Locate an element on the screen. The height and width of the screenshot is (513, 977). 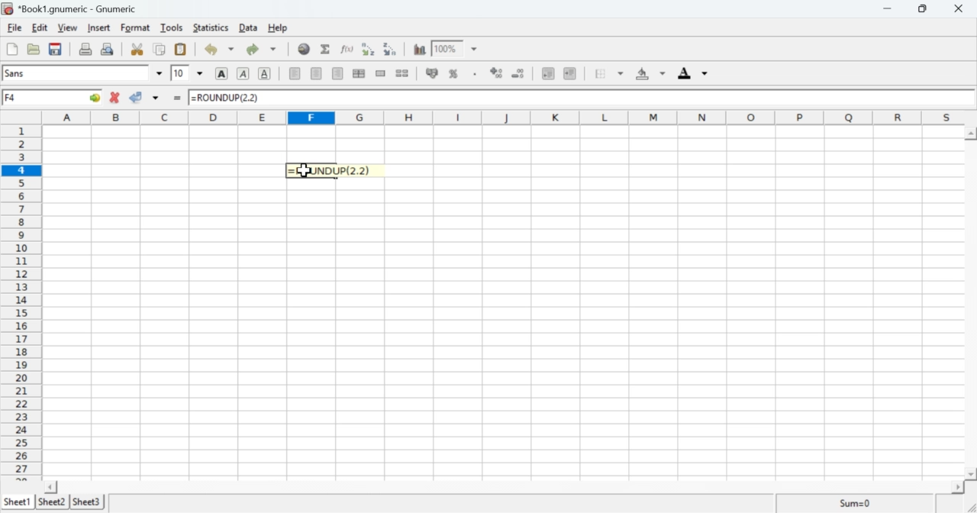
Accept change is located at coordinates (137, 95).